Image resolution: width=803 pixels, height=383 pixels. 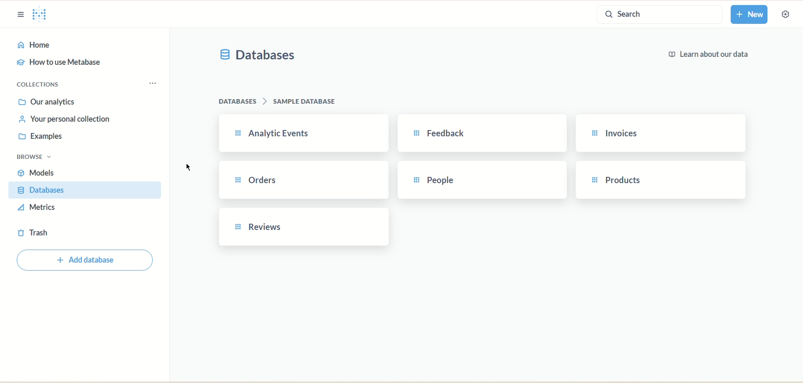 What do you see at coordinates (664, 179) in the screenshot?
I see `products` at bounding box center [664, 179].